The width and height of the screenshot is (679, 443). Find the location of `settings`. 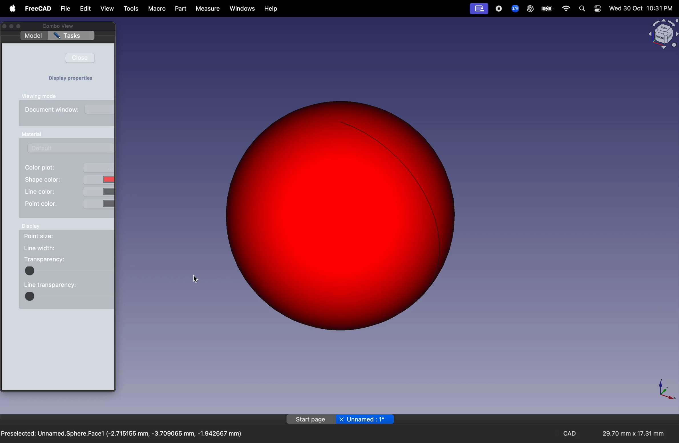

settings is located at coordinates (597, 9).